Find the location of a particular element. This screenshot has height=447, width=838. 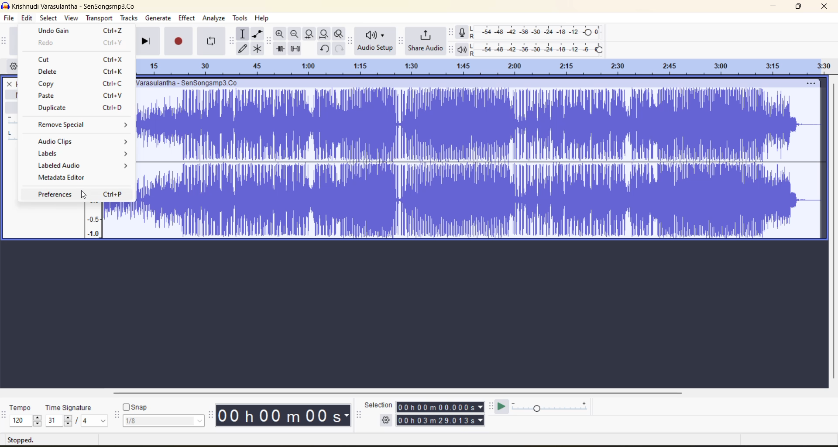

recording meter toolbar is located at coordinates (452, 32).